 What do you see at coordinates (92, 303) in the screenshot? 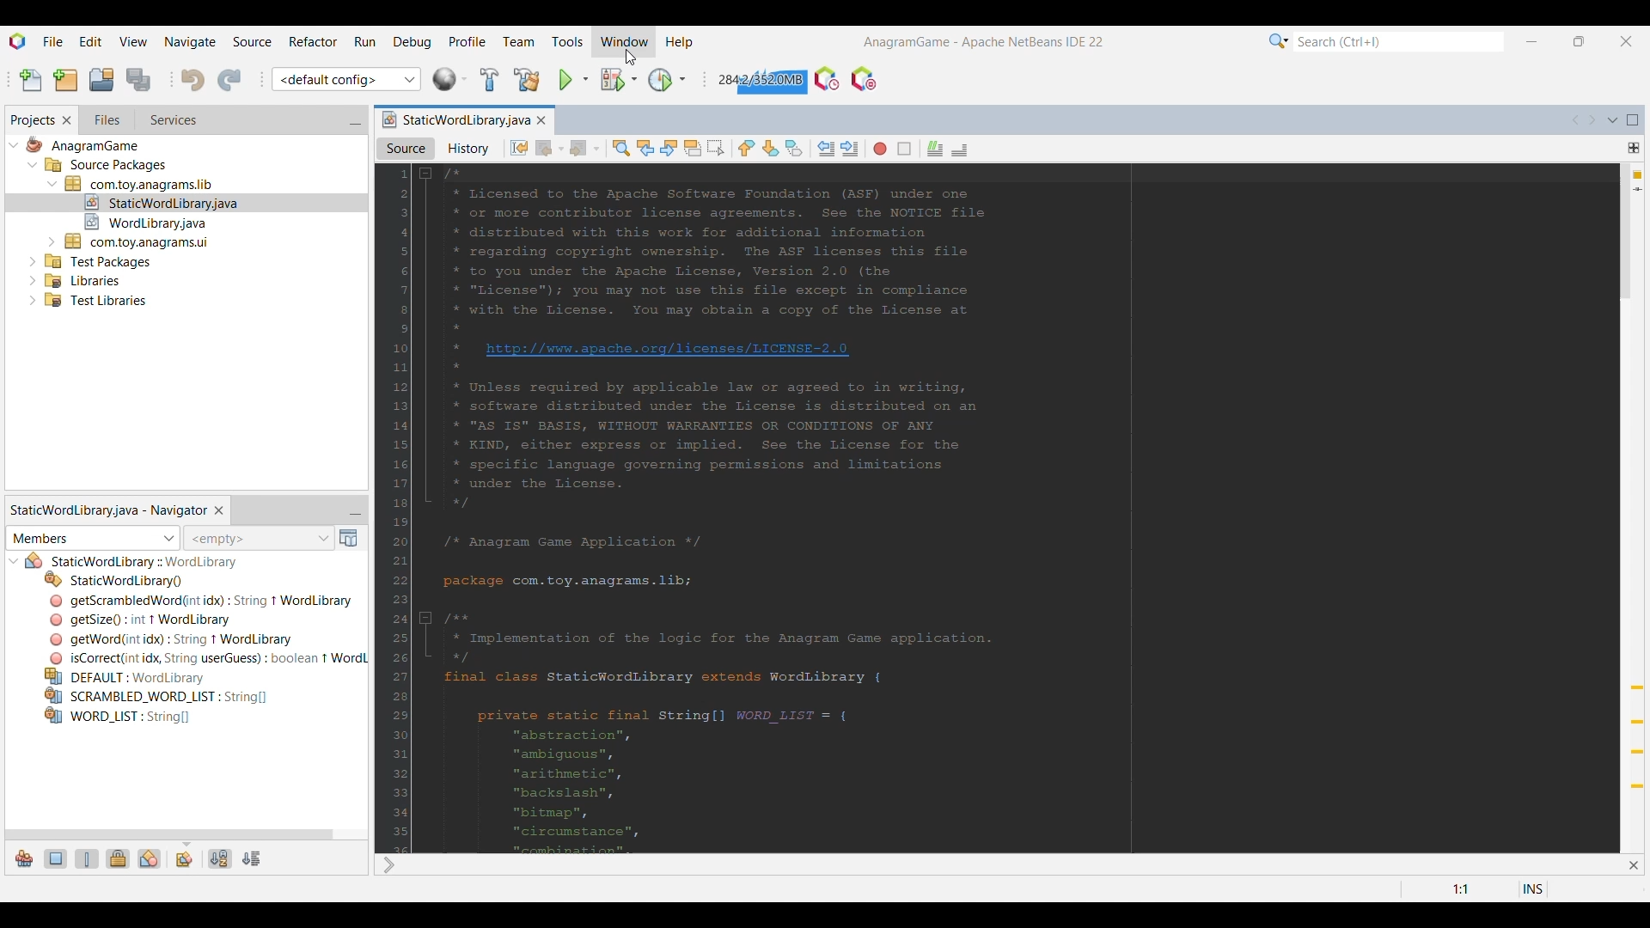
I see `` at bounding box center [92, 303].